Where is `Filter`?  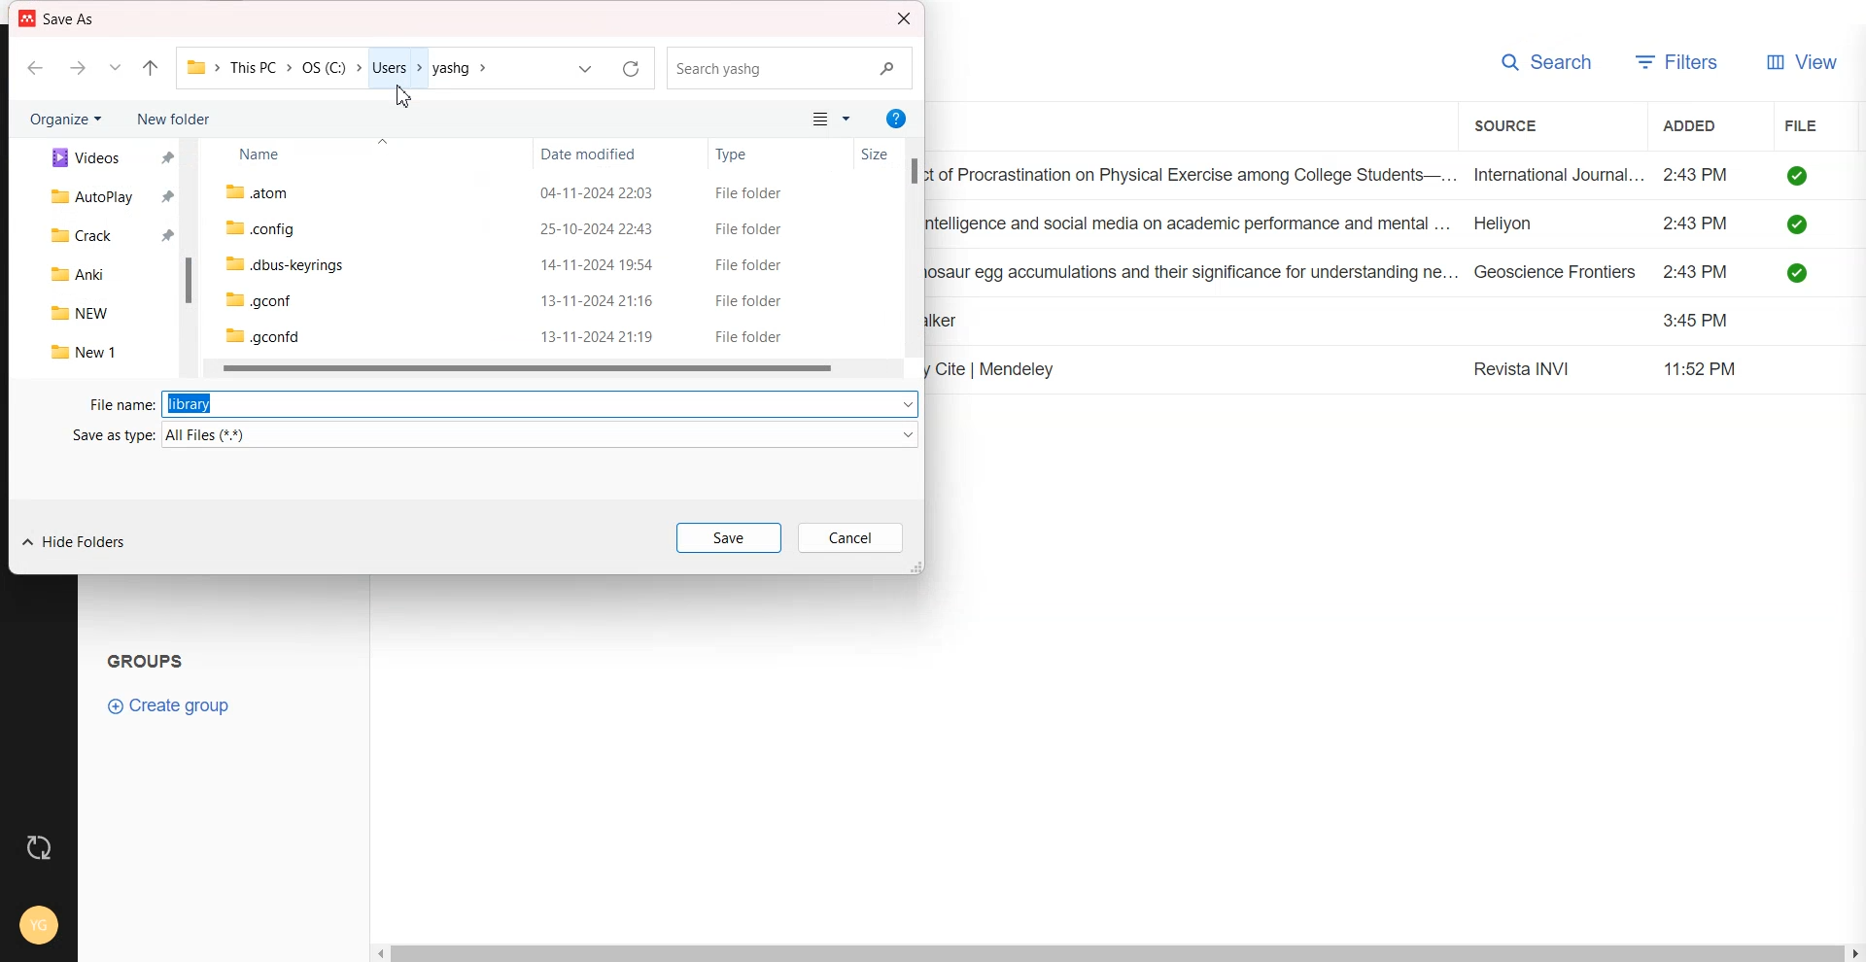
Filter is located at coordinates (1678, 63).